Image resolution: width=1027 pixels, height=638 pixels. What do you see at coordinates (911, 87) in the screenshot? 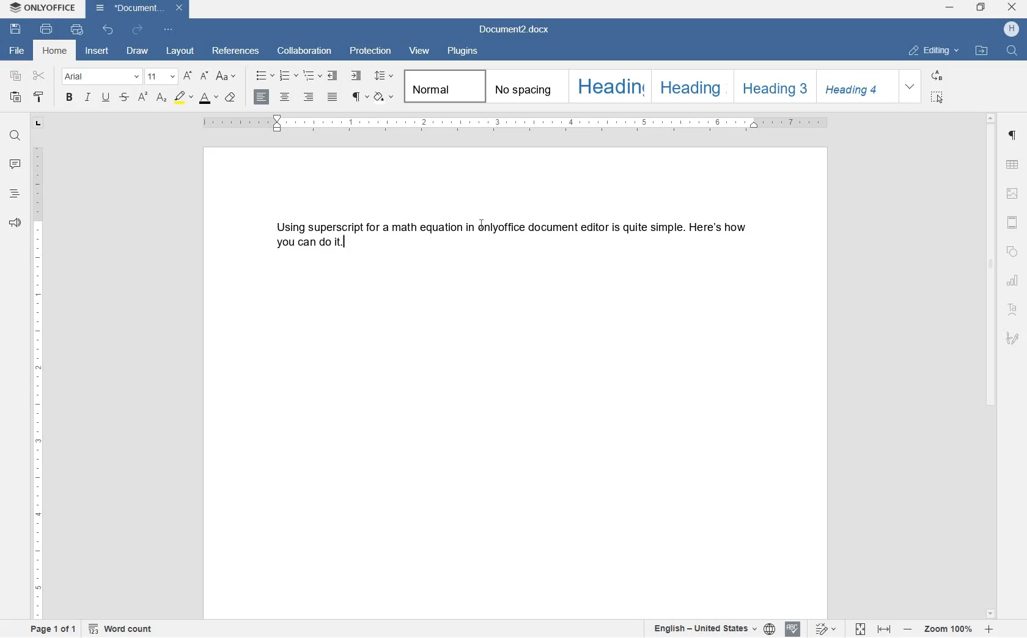
I see `EXPAND FORMATTING STYLE` at bounding box center [911, 87].